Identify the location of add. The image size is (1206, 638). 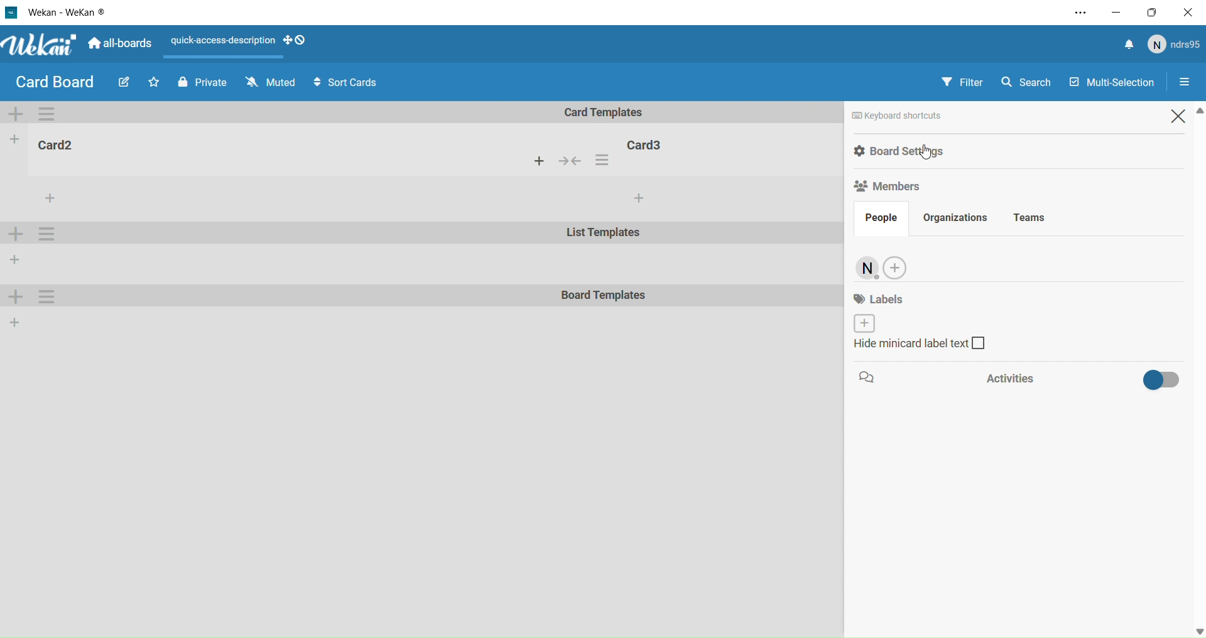
(638, 198).